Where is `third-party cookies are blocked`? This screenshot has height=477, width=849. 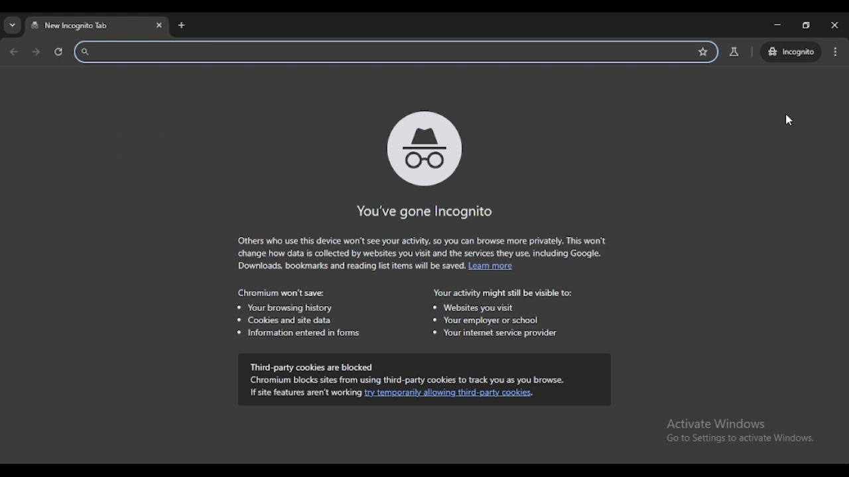
third-party cookies are blocked is located at coordinates (424, 380).